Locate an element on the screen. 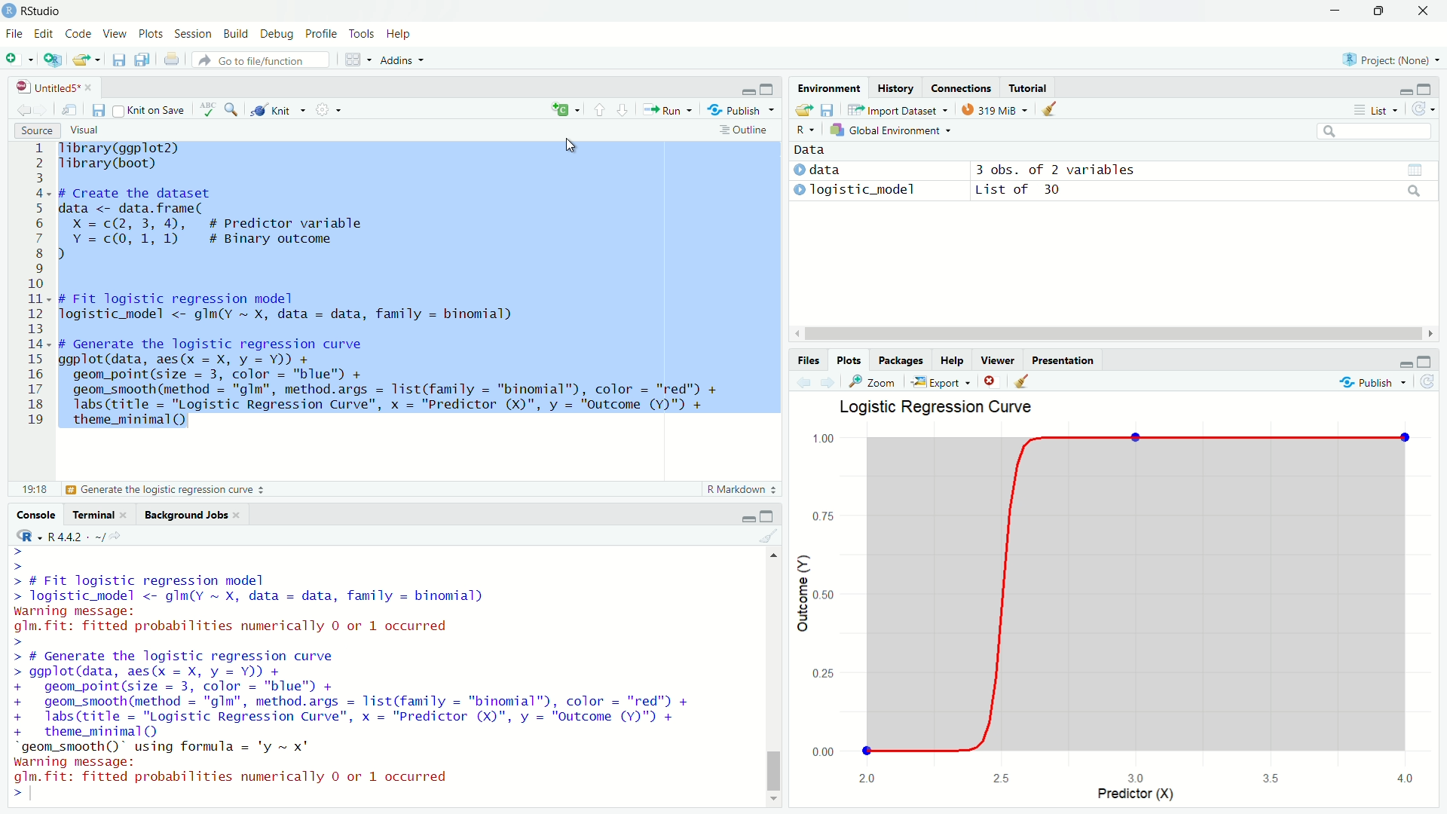 The image size is (1447, 814). R 4.4.2 . ~/ is located at coordinates (76, 536).